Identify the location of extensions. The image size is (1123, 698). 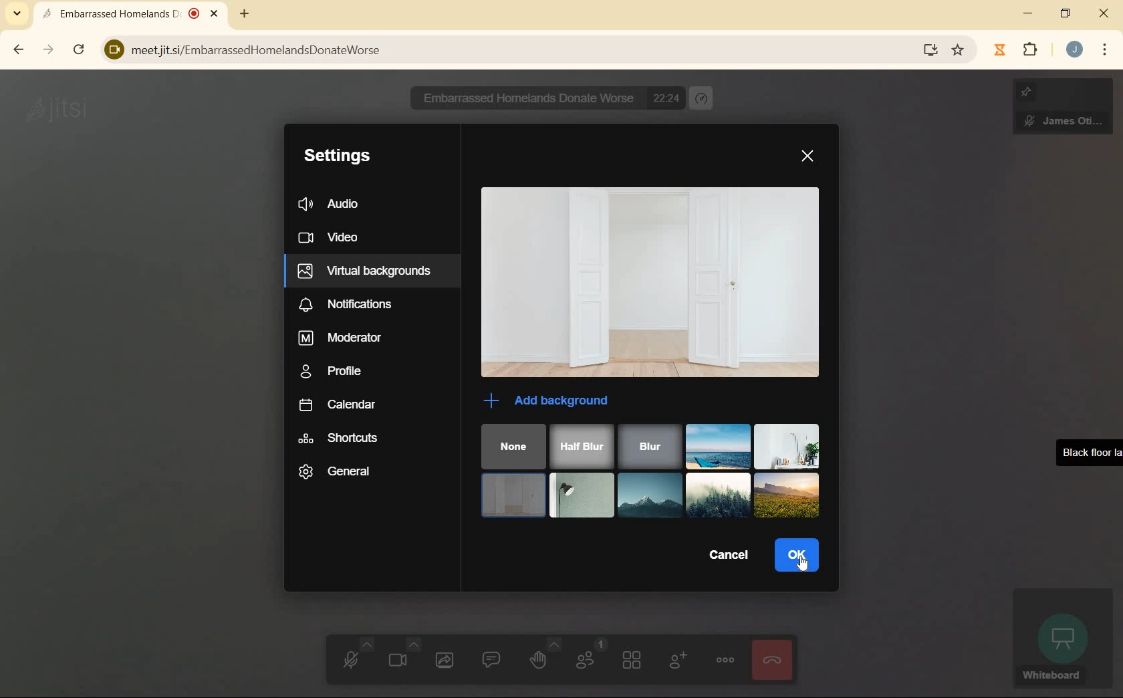
(1017, 50).